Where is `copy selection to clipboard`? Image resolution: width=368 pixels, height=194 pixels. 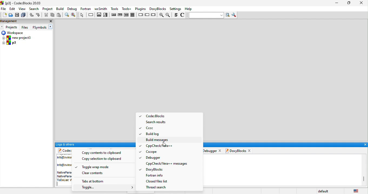 copy selection to clipboard is located at coordinates (104, 159).